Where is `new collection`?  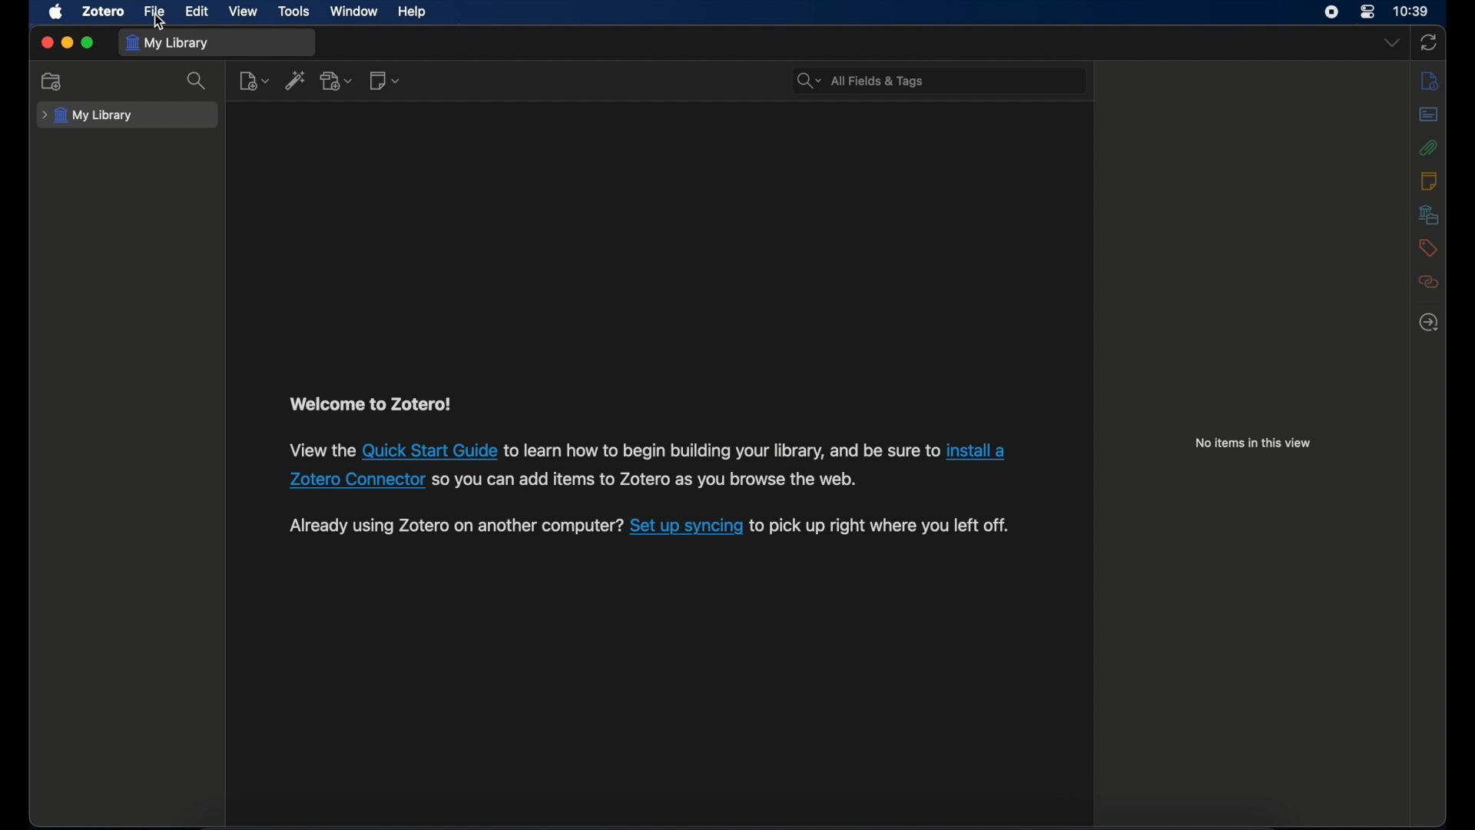
new collection is located at coordinates (54, 82).